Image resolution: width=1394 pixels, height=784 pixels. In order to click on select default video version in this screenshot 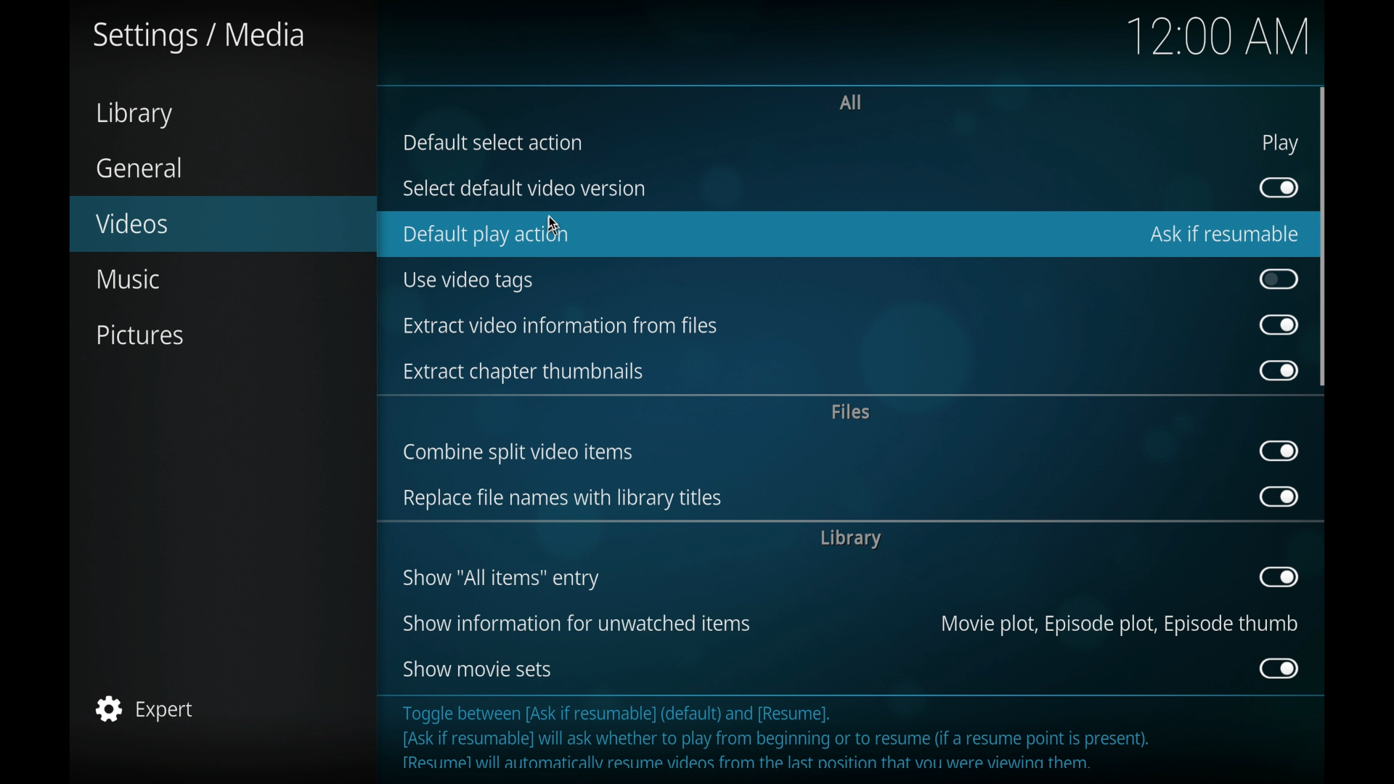, I will do `click(524, 188)`.